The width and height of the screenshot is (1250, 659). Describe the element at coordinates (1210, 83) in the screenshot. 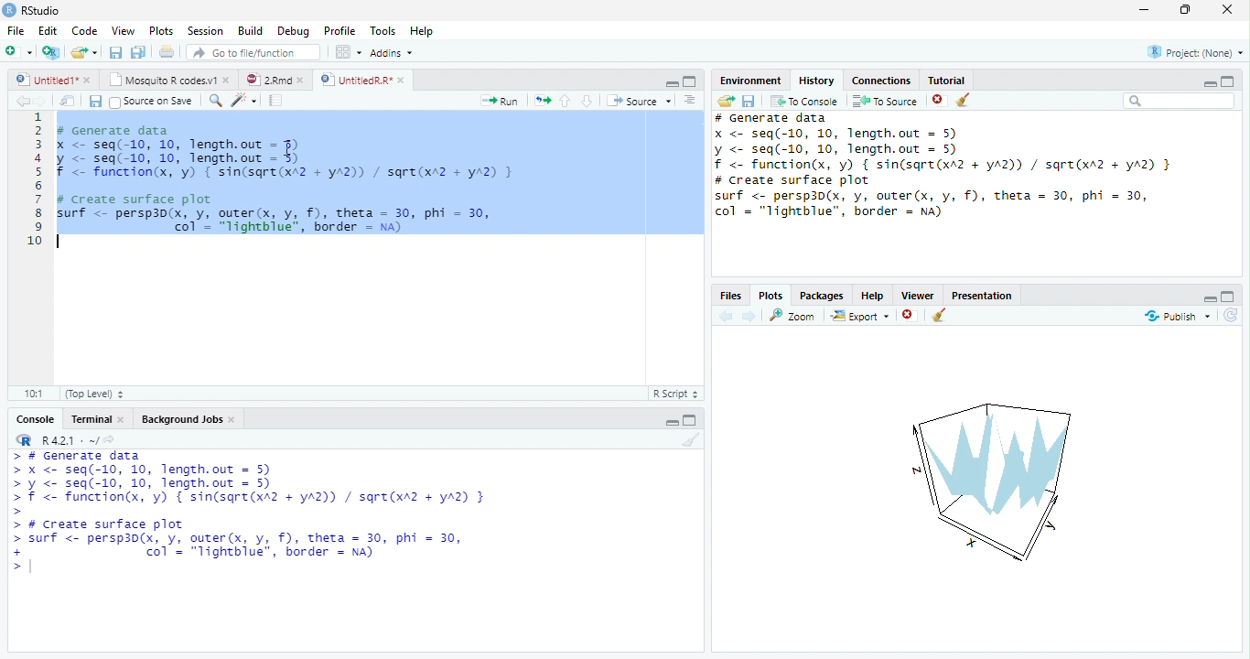

I see `minimize` at that location.